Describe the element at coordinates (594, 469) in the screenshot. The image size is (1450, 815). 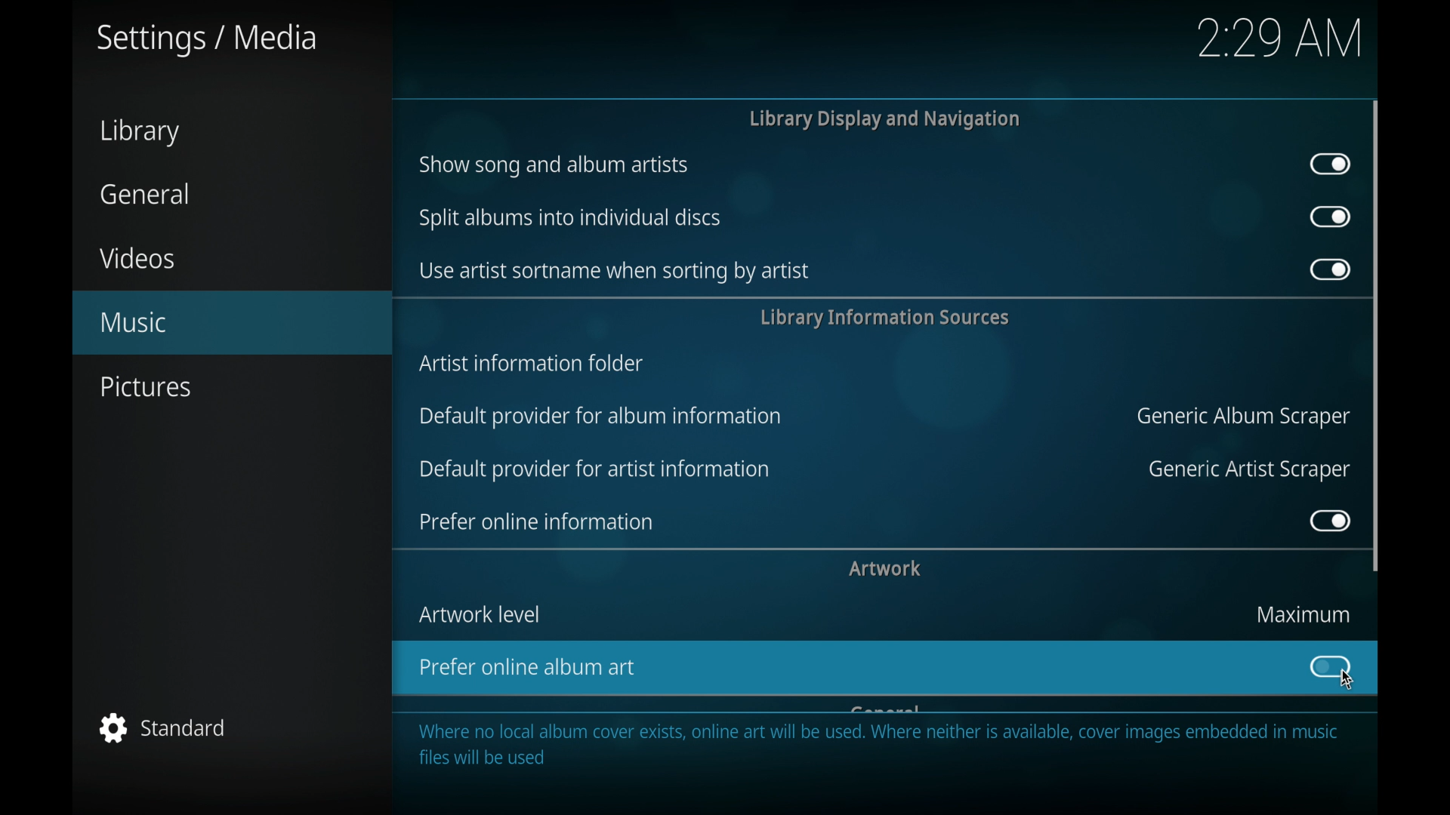
I see `default provider for artist information` at that location.